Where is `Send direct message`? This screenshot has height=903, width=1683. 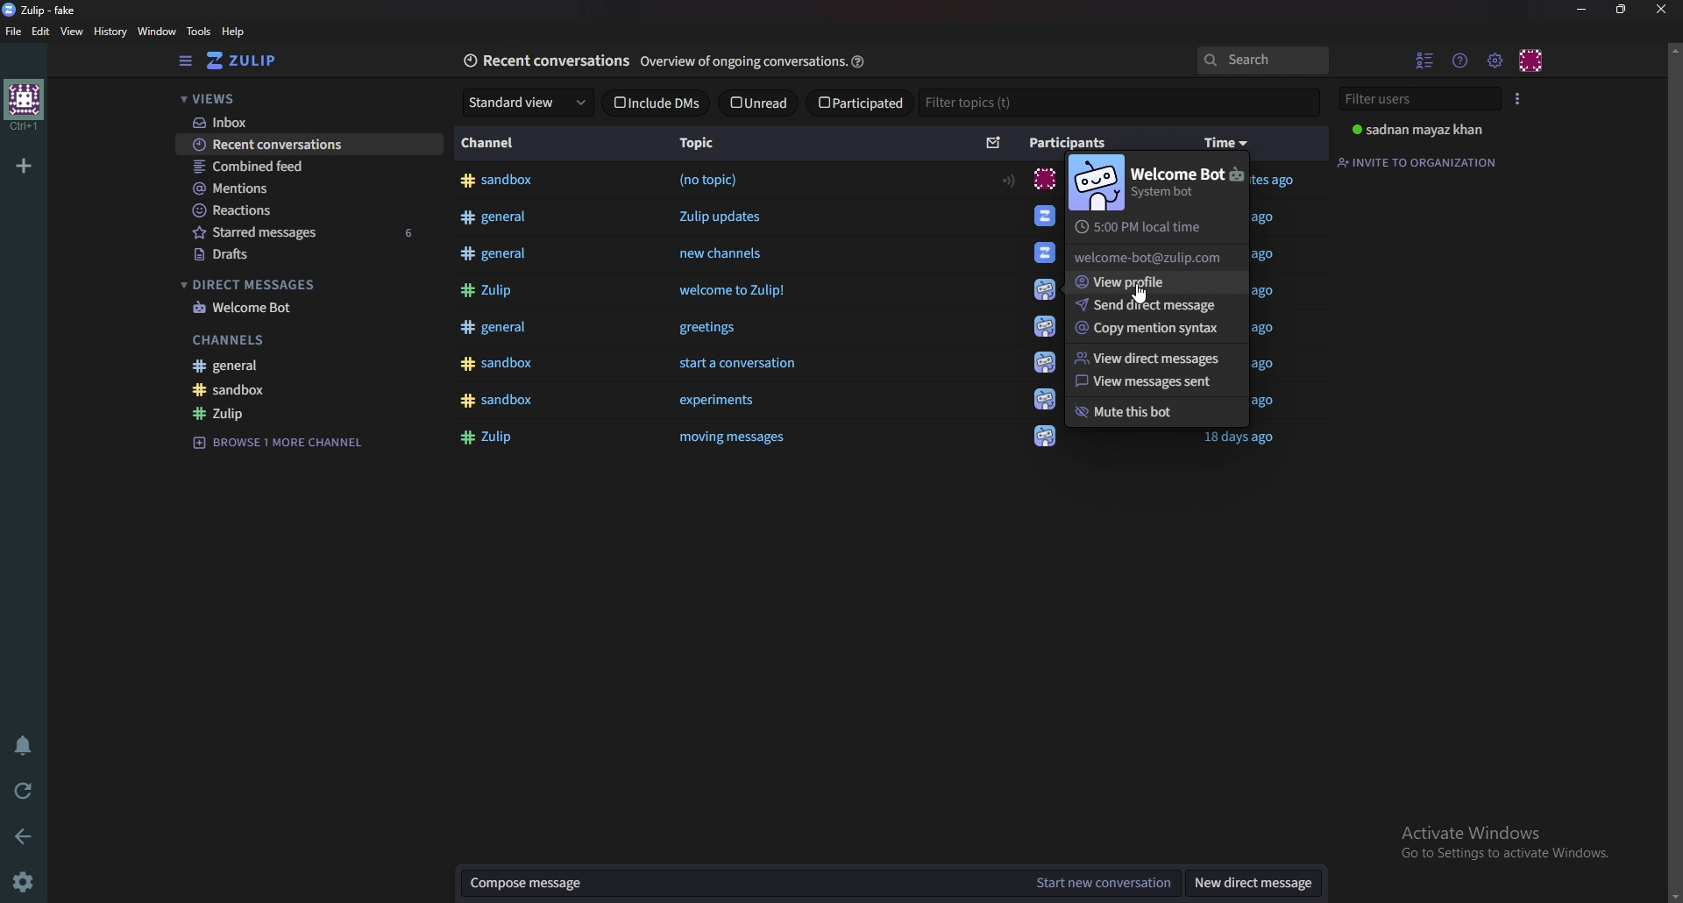 Send direct message is located at coordinates (1151, 304).